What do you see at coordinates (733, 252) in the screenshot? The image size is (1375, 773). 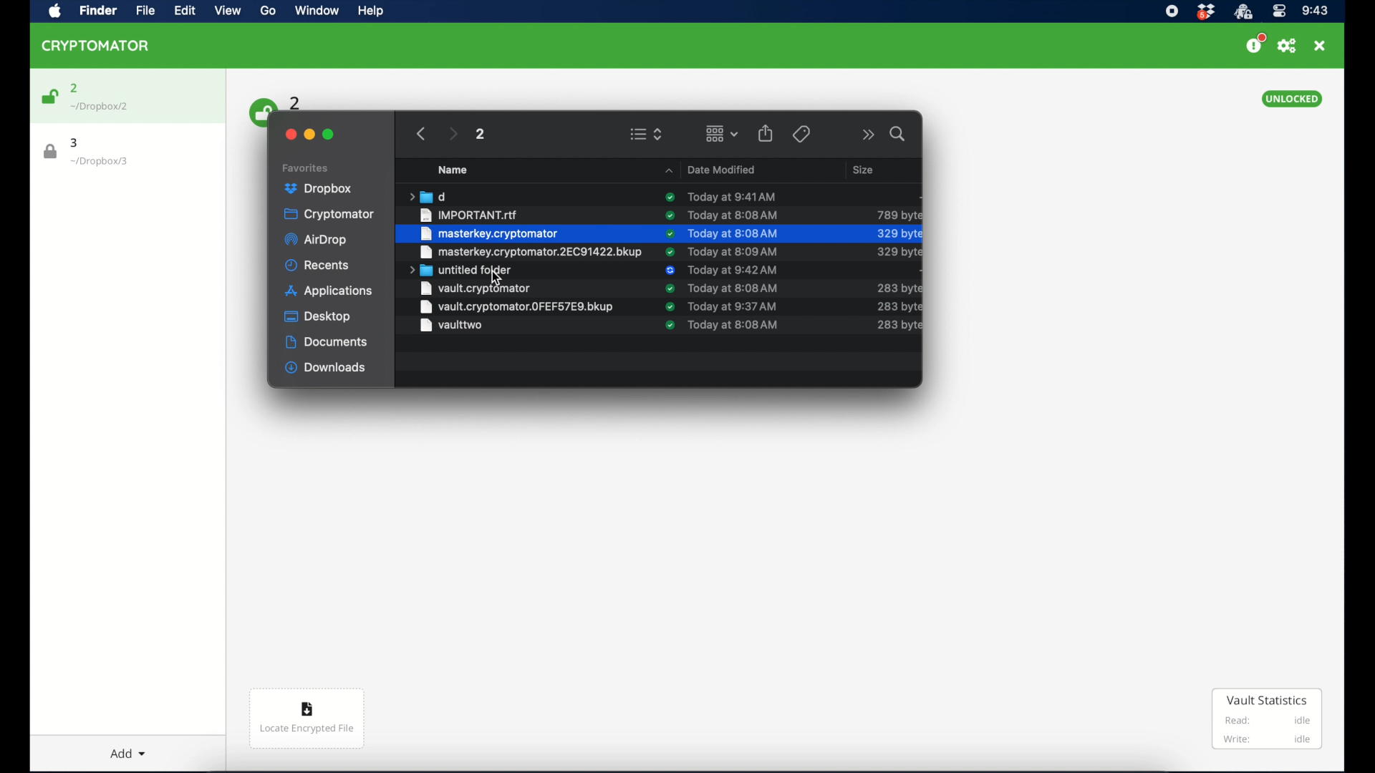 I see `` at bounding box center [733, 252].